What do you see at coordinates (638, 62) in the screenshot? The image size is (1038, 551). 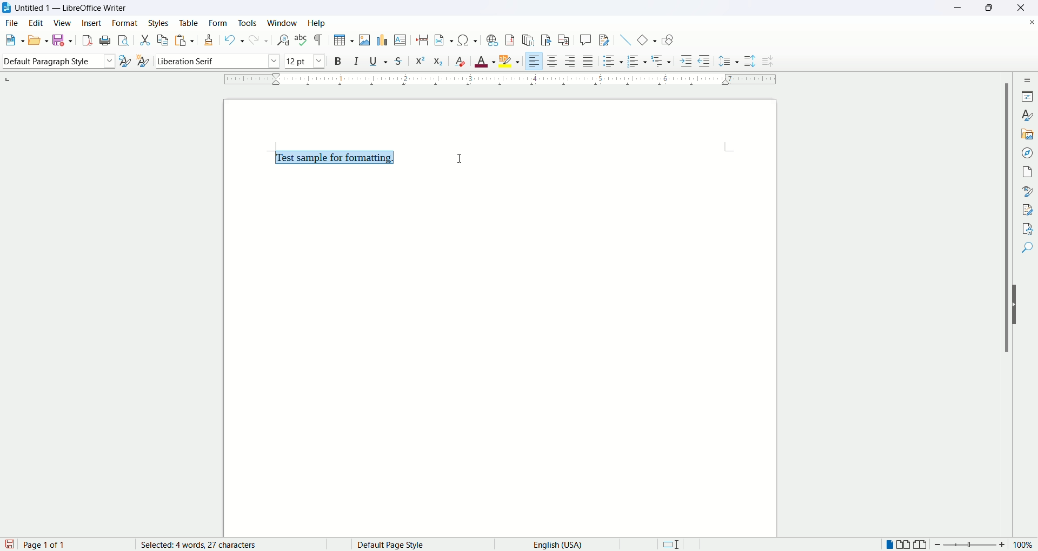 I see `ordered list` at bounding box center [638, 62].